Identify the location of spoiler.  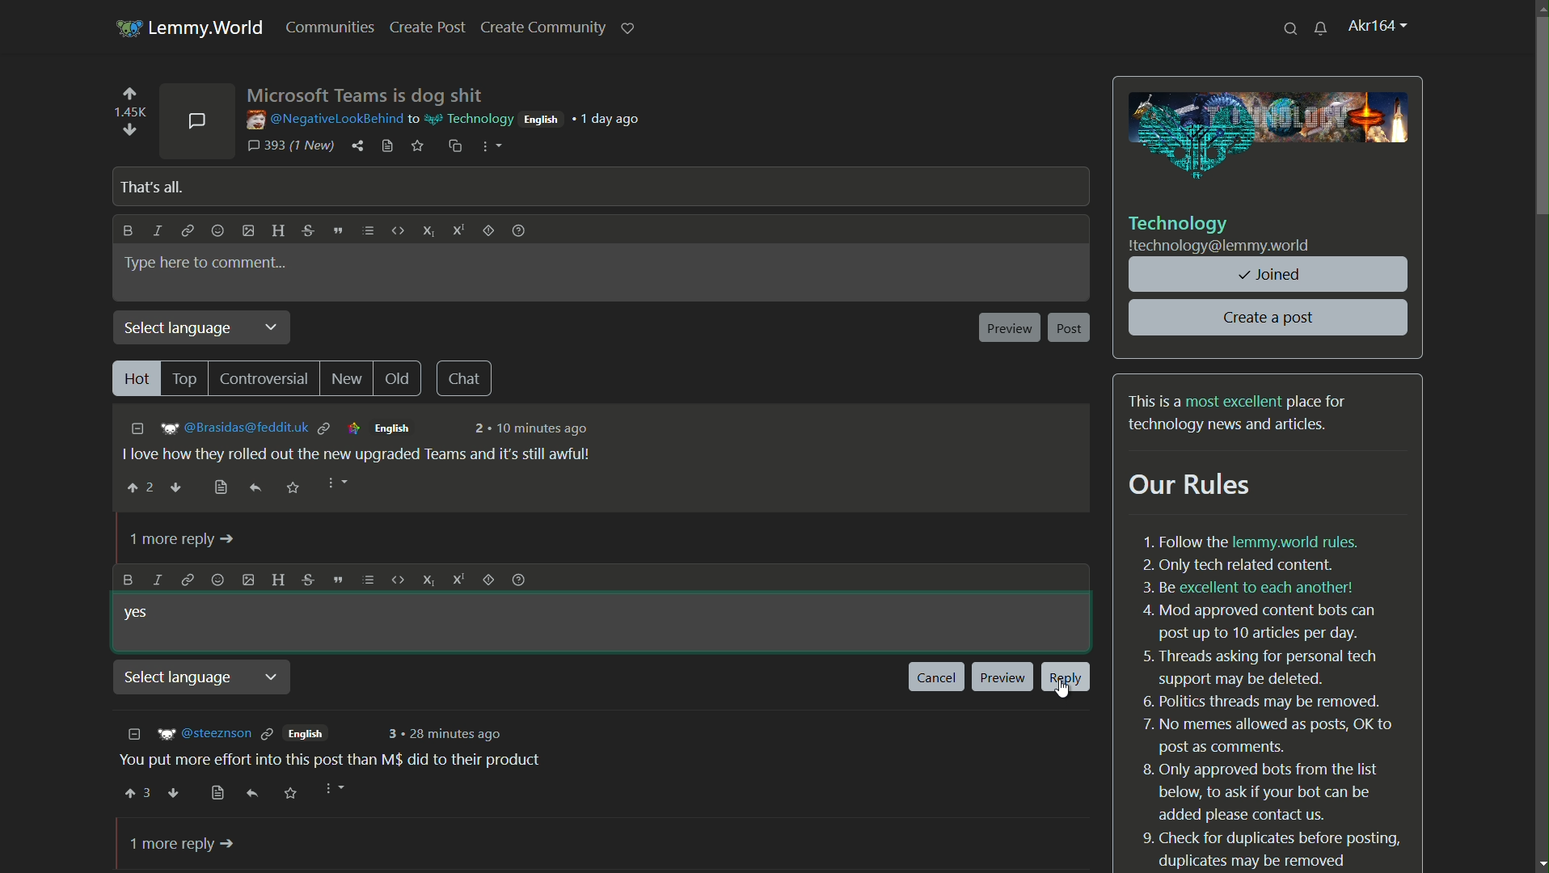
(487, 580).